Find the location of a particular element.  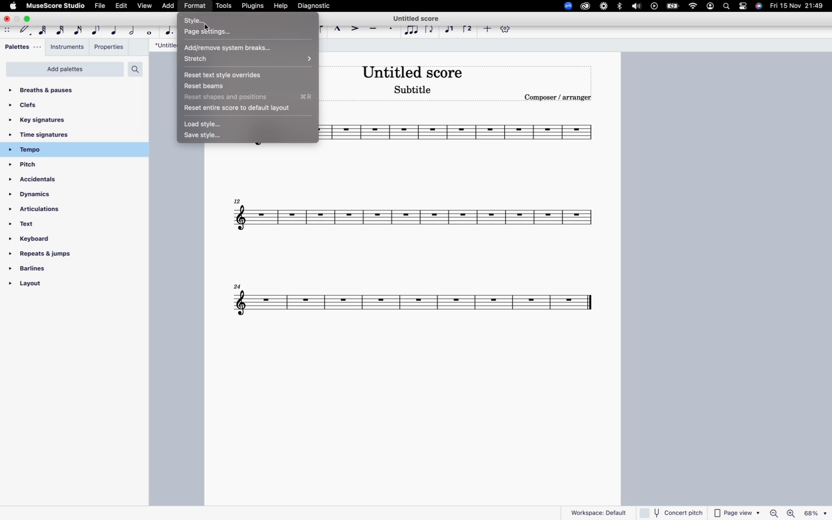

bluetooth is located at coordinates (621, 8).